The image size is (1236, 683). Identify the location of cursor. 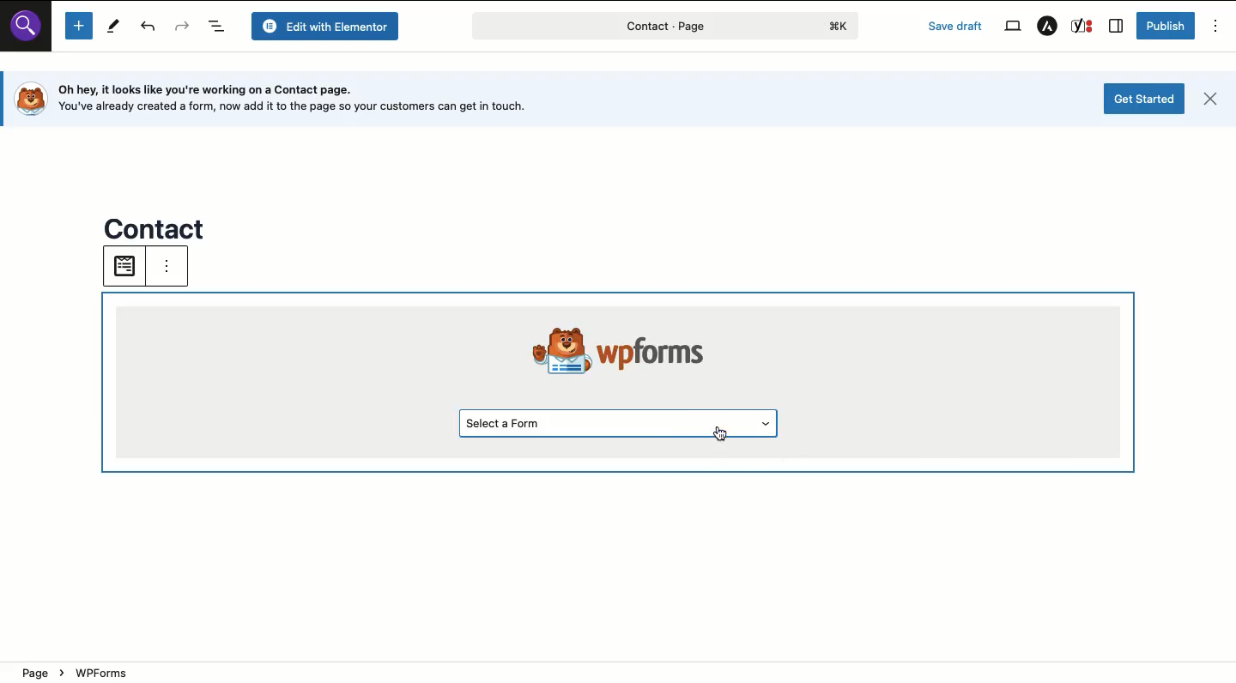
(721, 438).